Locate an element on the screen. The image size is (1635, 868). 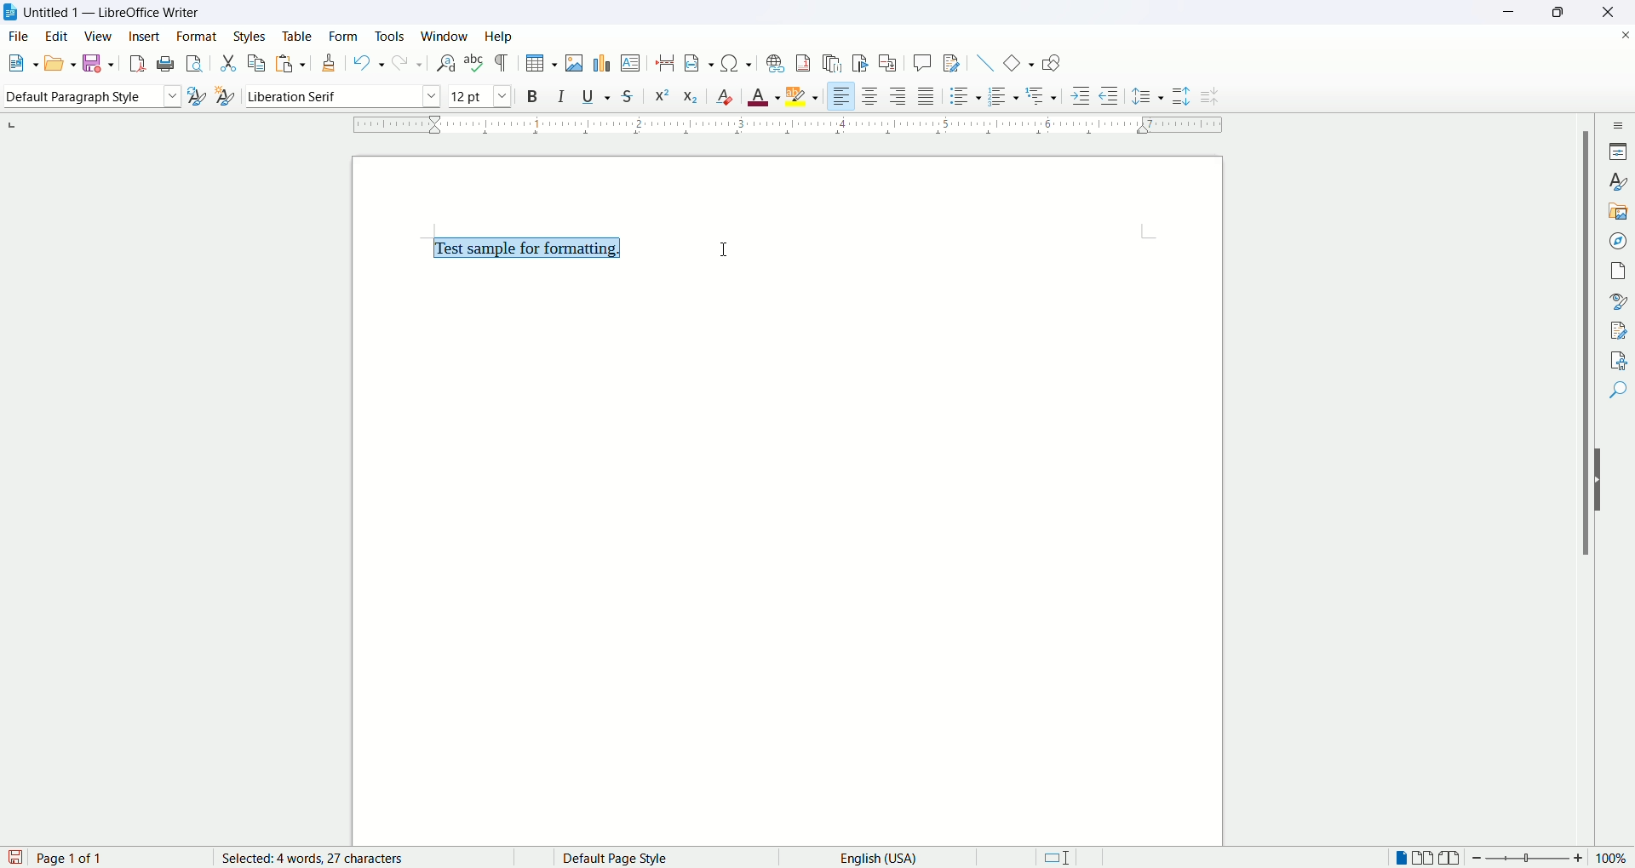
insert hyperlink is located at coordinates (773, 62).